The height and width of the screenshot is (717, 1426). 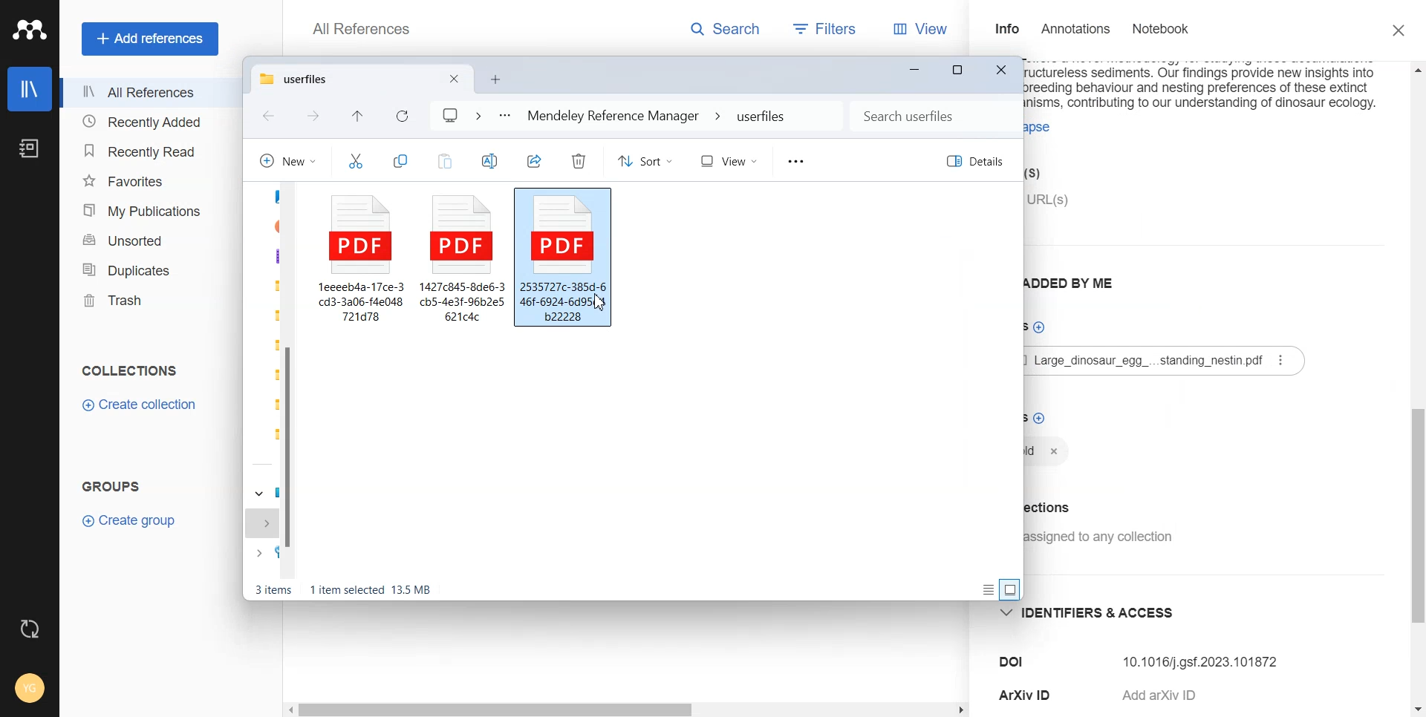 I want to click on Share, so click(x=534, y=161).